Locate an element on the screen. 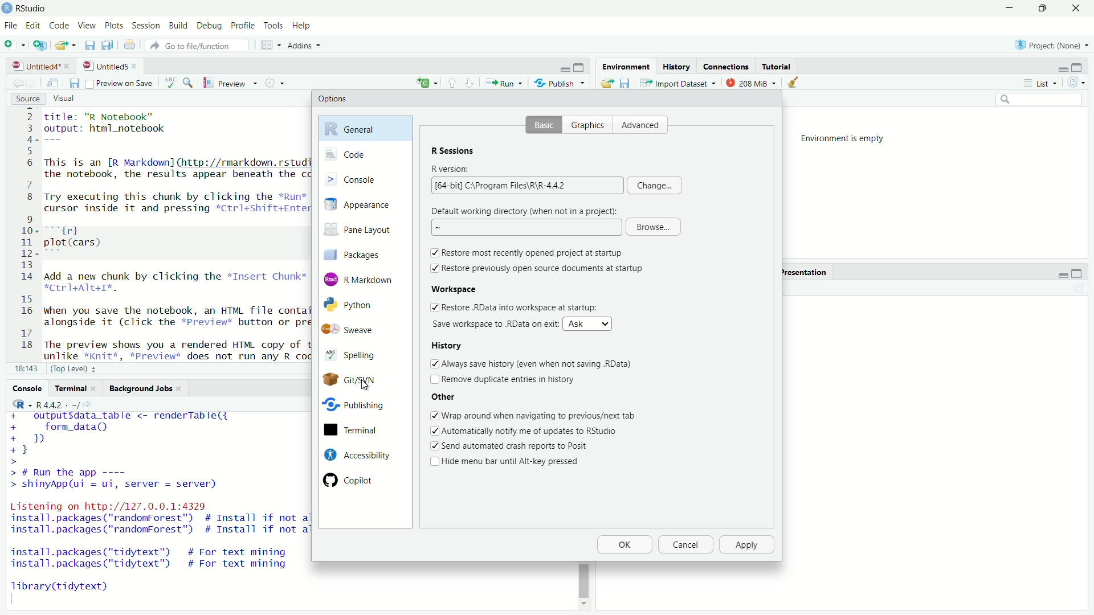 Image resolution: width=1094 pixels, height=615 pixels. check box is located at coordinates (432, 307).